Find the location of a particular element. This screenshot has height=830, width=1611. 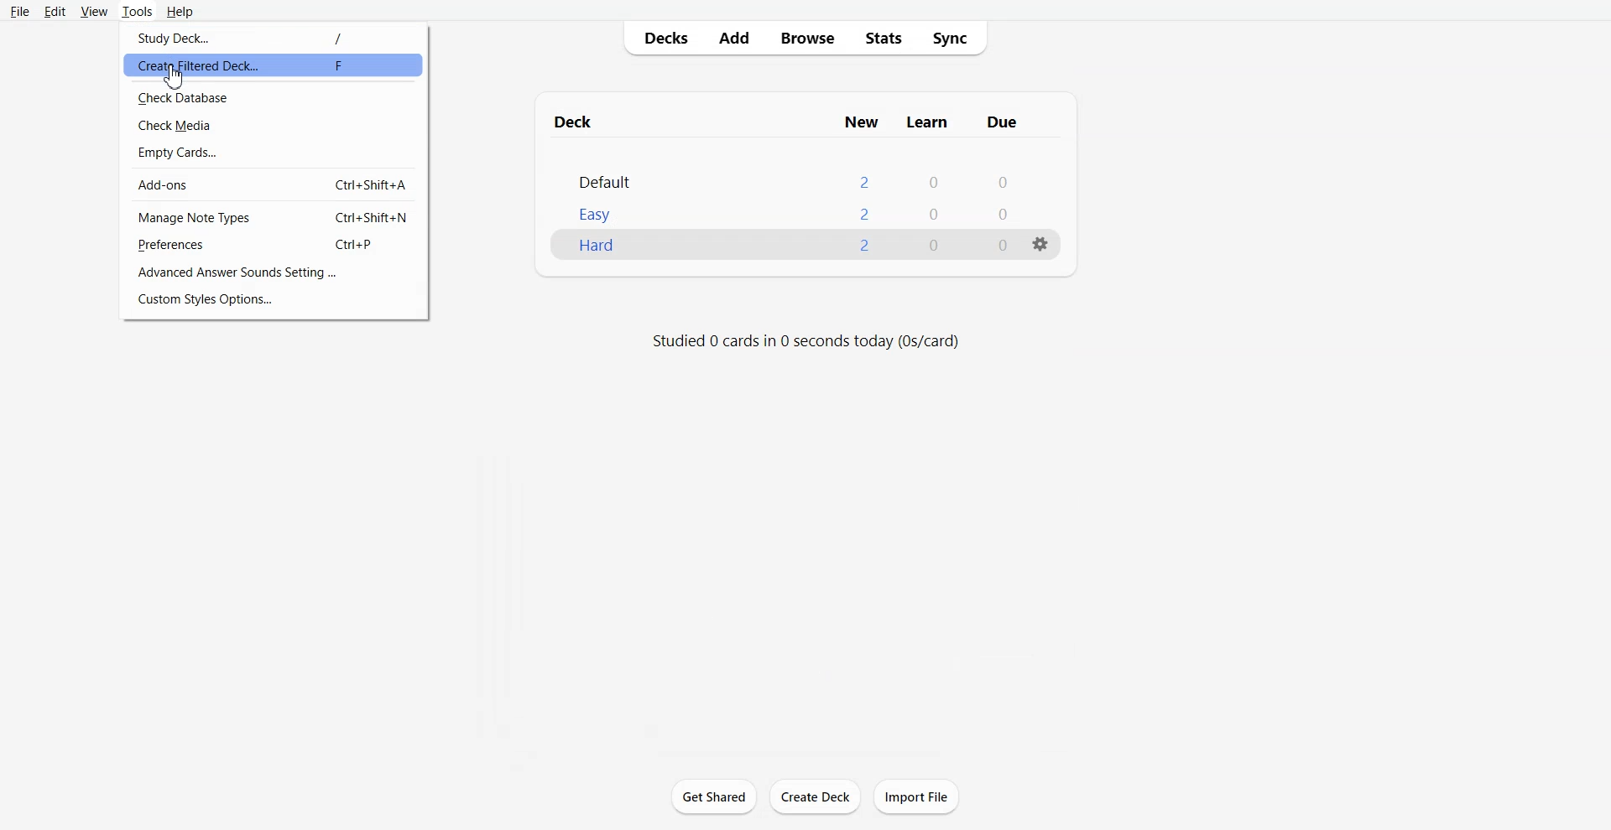

Check Database is located at coordinates (275, 96).